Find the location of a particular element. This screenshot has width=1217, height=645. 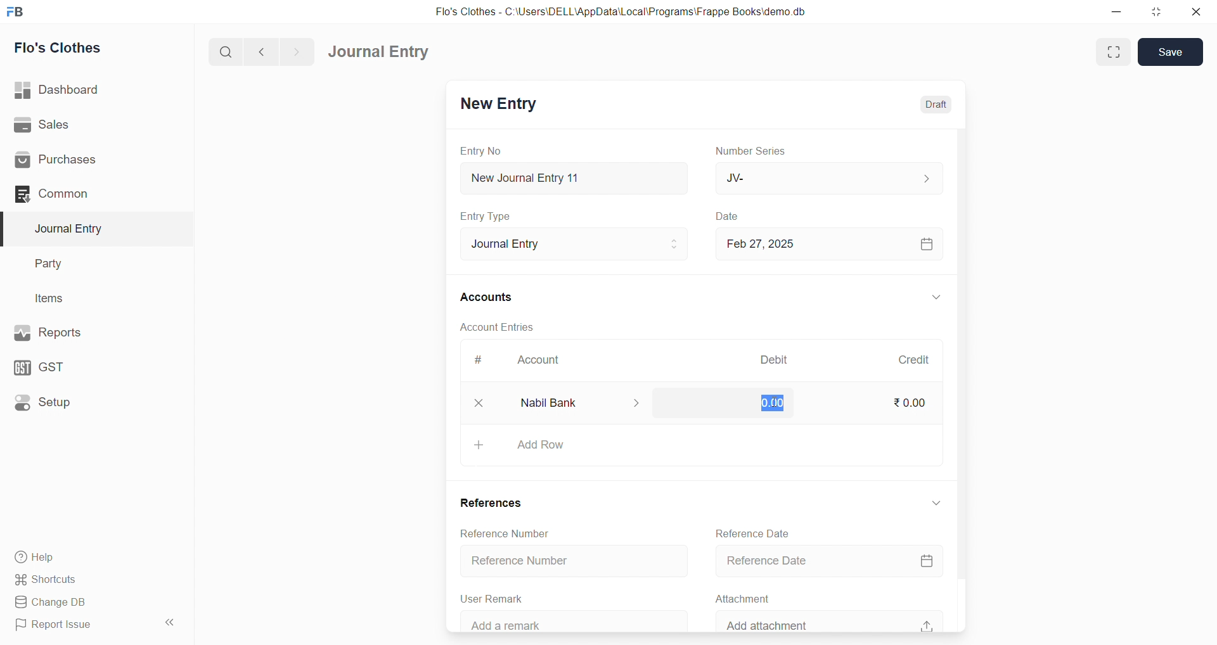

Number Series is located at coordinates (756, 151).